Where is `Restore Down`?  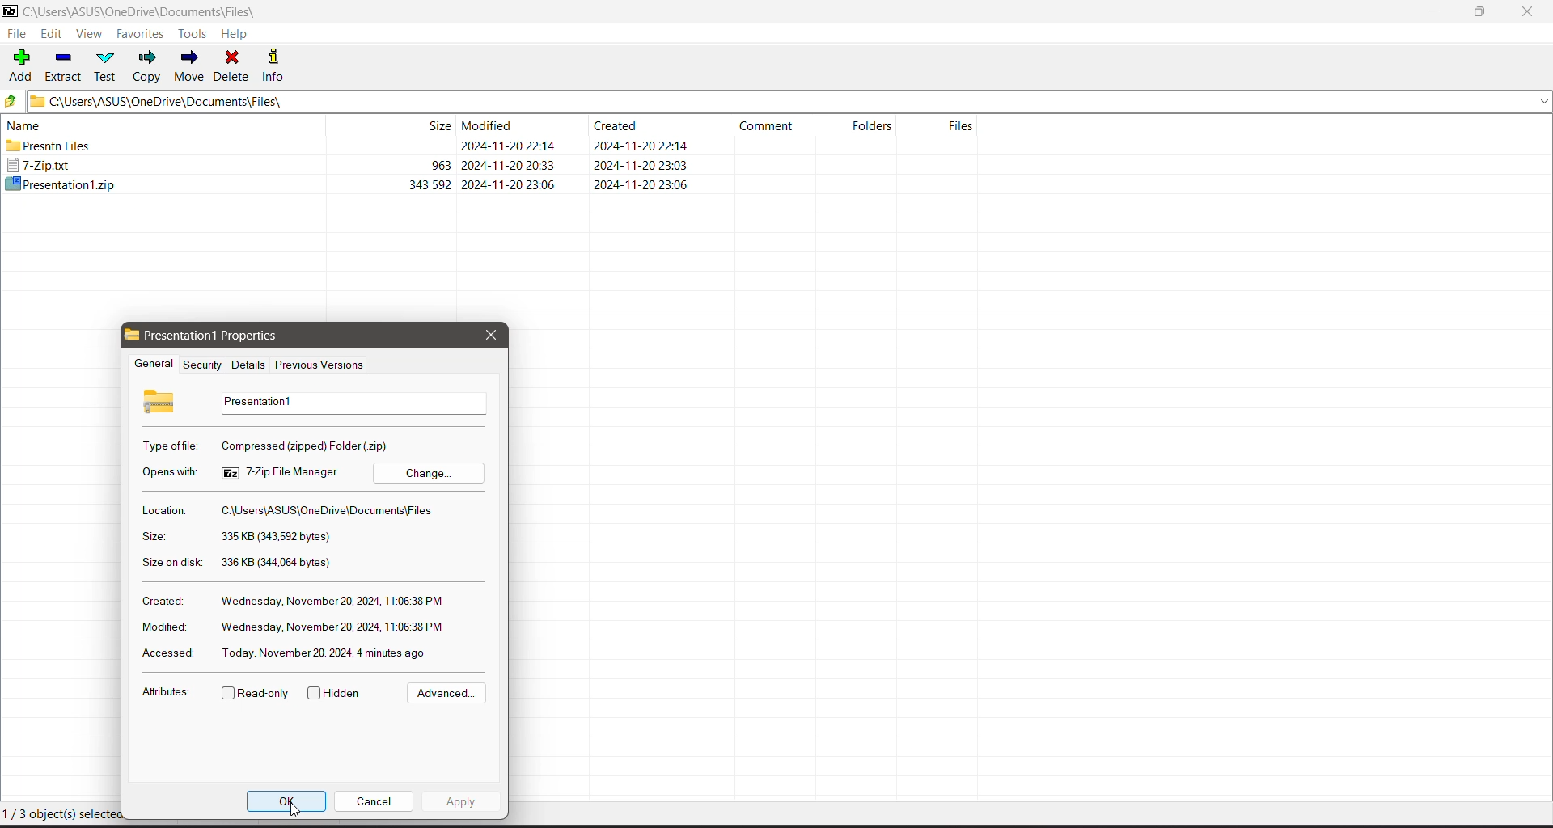
Restore Down is located at coordinates (1481, 12).